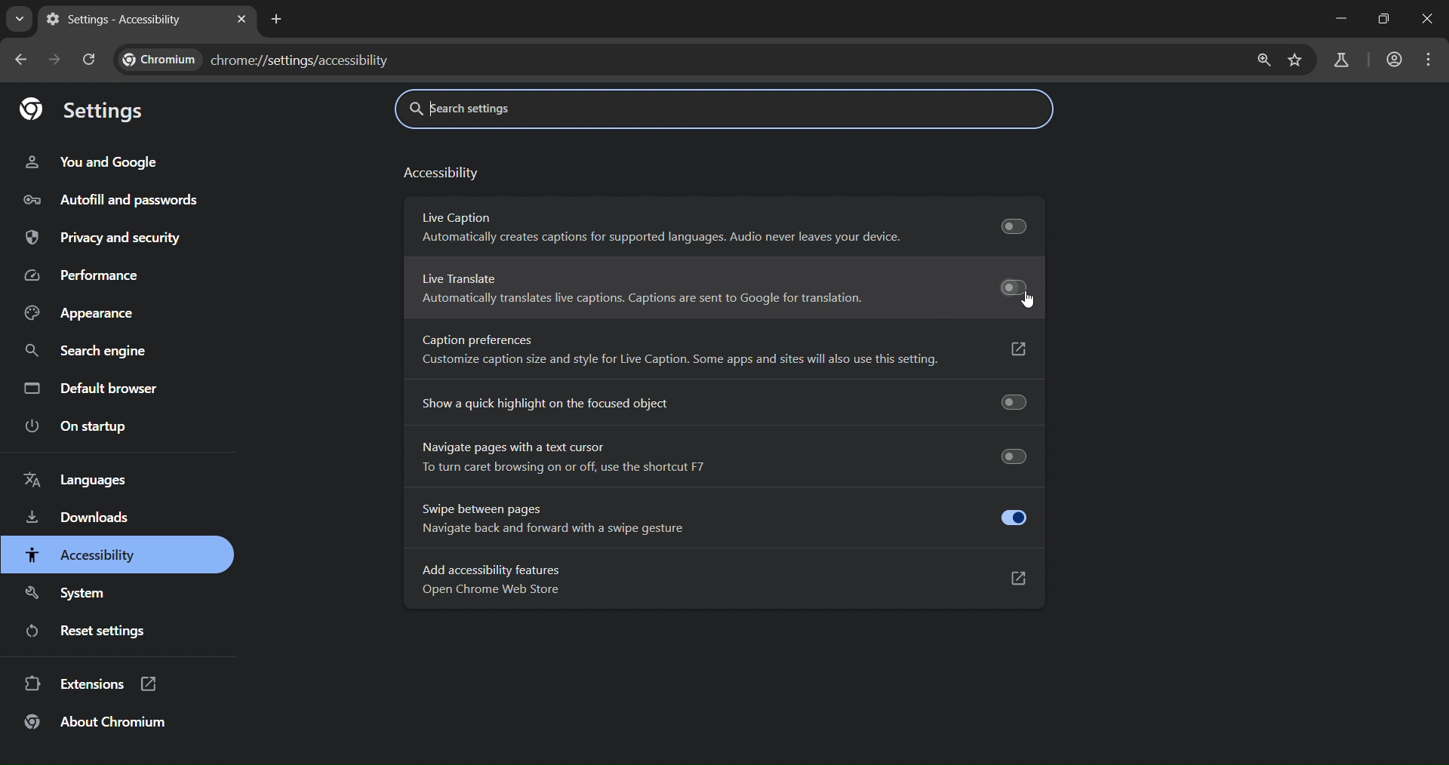 The image size is (1449, 765). Describe the element at coordinates (1296, 58) in the screenshot. I see `bookmark page` at that location.